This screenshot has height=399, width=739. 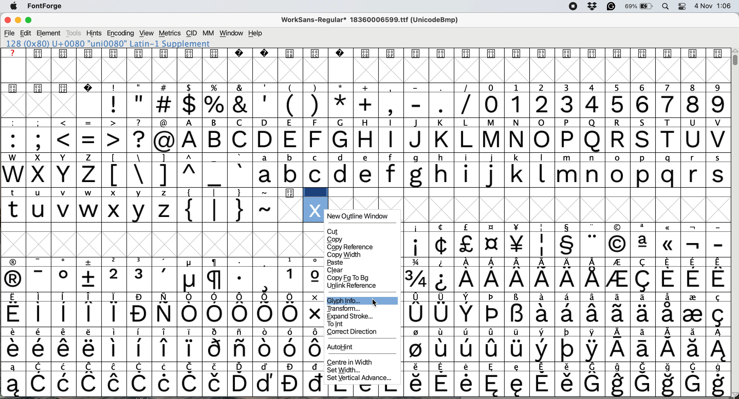 I want to click on expand stroke, so click(x=348, y=317).